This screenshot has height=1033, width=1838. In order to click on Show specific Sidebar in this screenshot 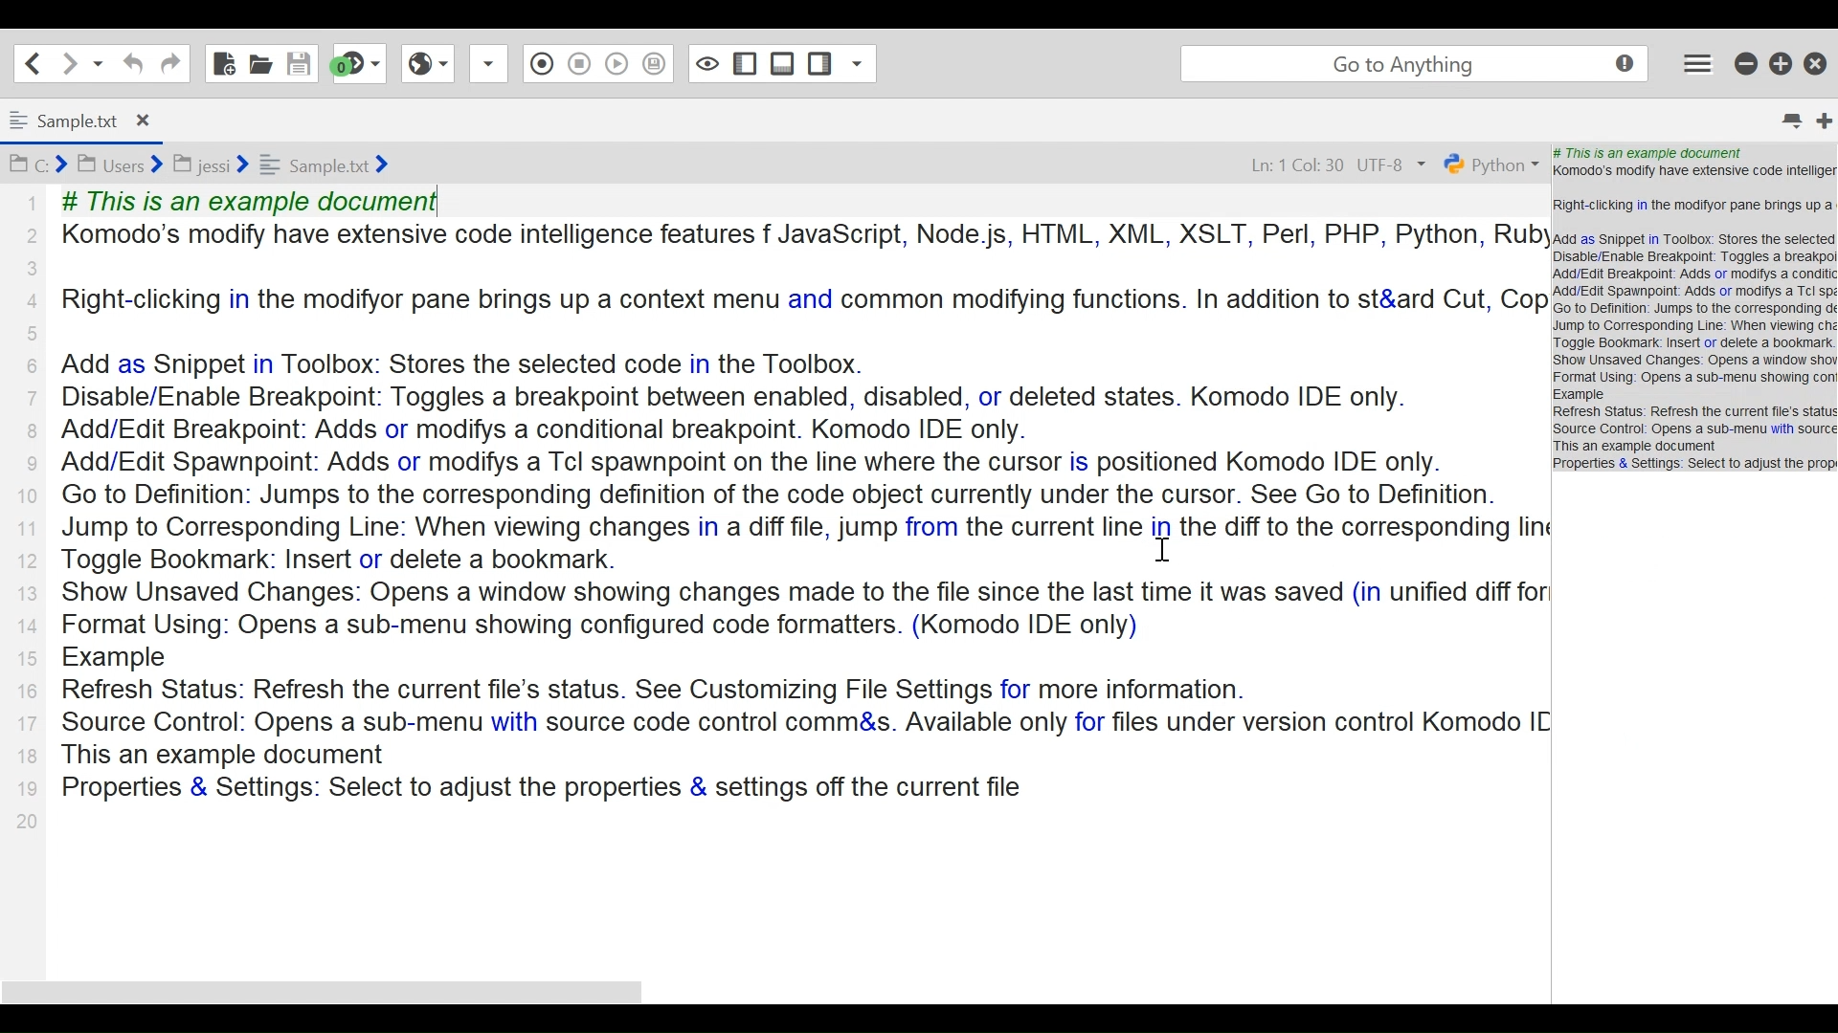, I will do `click(840, 60)`.